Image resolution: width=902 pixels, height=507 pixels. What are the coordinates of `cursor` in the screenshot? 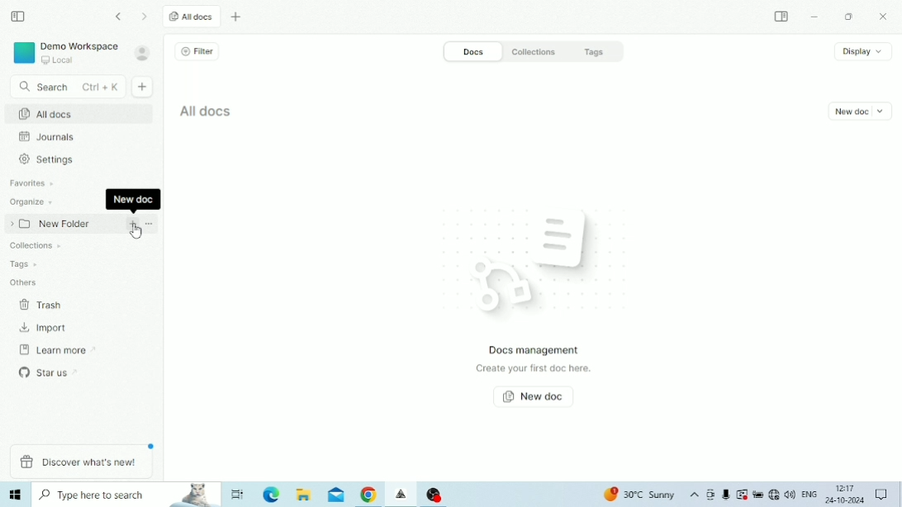 It's located at (136, 234).